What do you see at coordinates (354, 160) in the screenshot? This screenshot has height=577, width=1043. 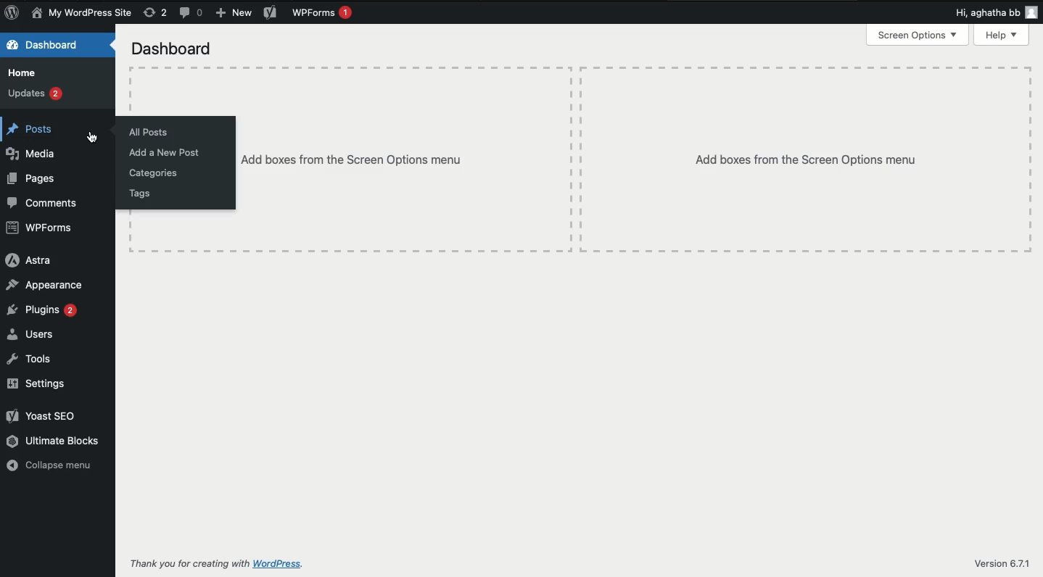 I see `Add boxes from the screen options menu` at bounding box center [354, 160].